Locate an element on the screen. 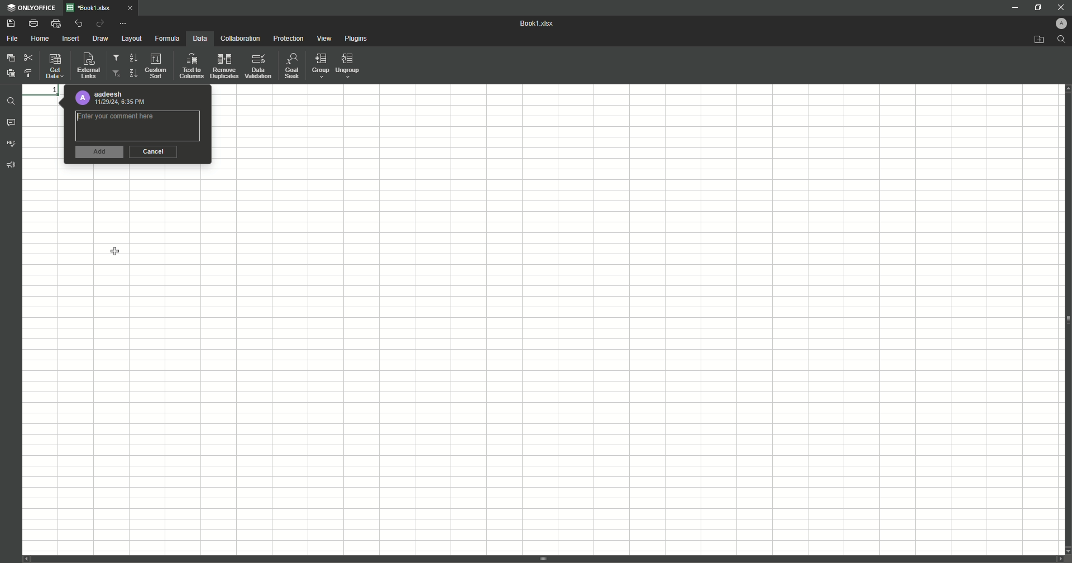 The width and height of the screenshot is (1072, 563). Close is located at coordinates (1057, 7).